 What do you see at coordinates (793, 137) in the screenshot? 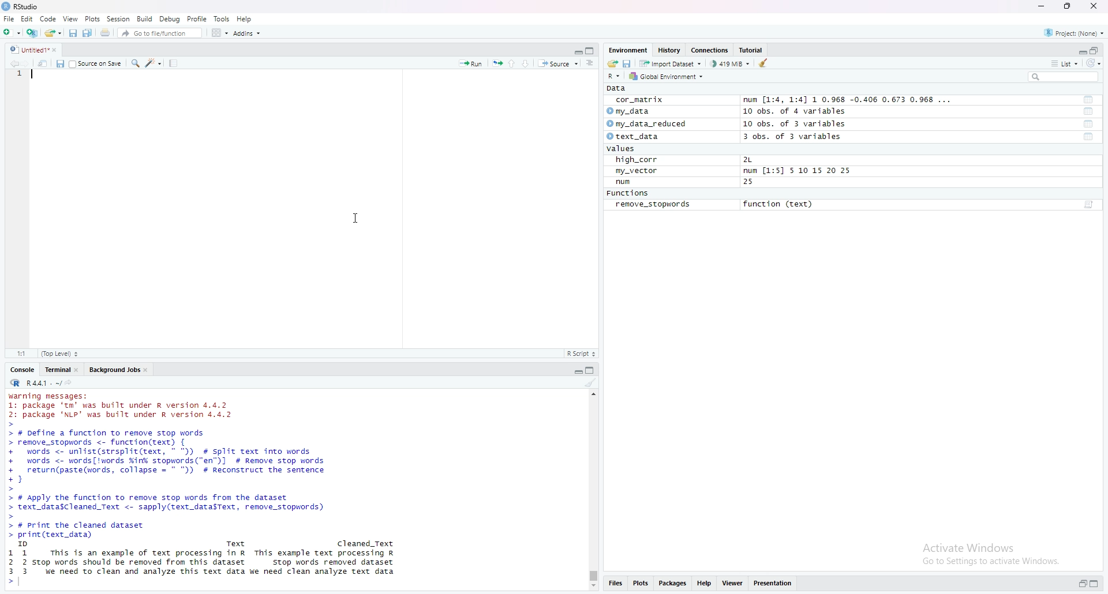
I see `3 obs. of 3 variables` at bounding box center [793, 137].